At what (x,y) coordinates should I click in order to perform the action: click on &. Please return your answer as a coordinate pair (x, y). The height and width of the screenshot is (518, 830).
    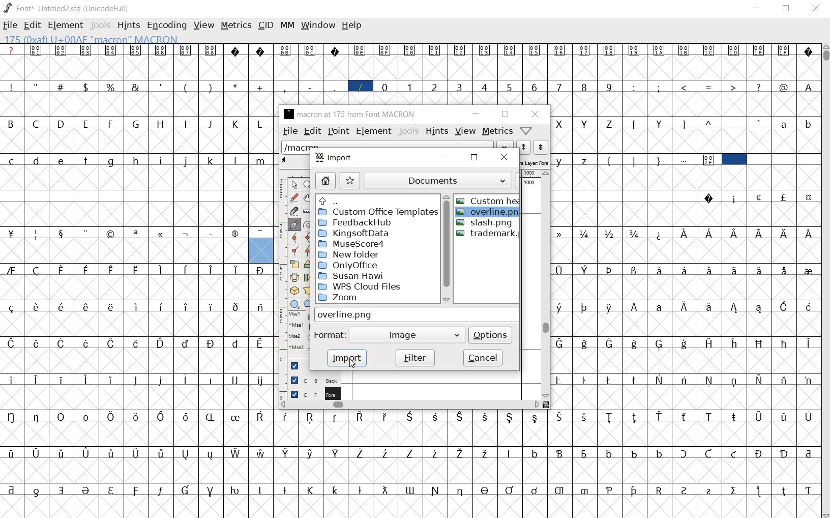
    Looking at the image, I should click on (136, 87).